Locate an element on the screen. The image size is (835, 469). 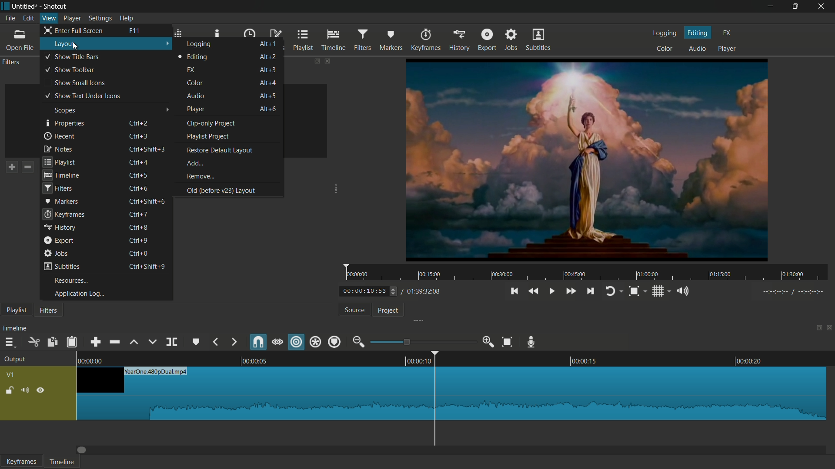
open other is located at coordinates (20, 41).